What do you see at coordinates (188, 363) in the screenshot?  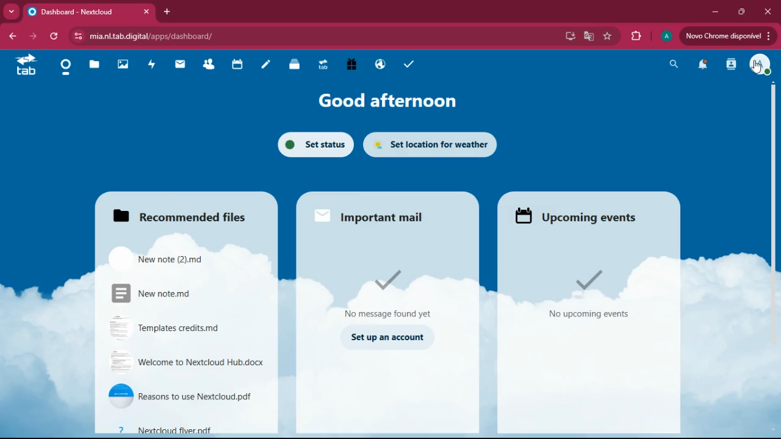 I see `file` at bounding box center [188, 363].